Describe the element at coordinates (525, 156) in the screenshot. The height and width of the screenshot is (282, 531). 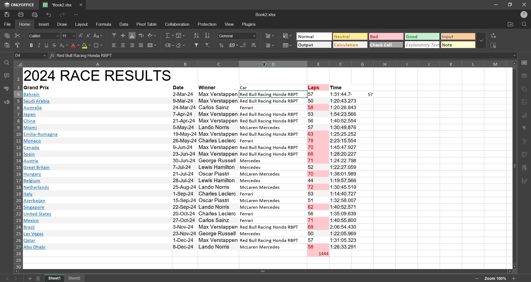
I see `pivot table` at that location.